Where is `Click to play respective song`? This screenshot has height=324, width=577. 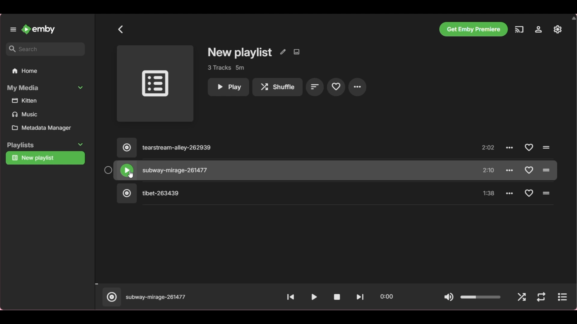 Click to play respective song is located at coordinates (546, 170).